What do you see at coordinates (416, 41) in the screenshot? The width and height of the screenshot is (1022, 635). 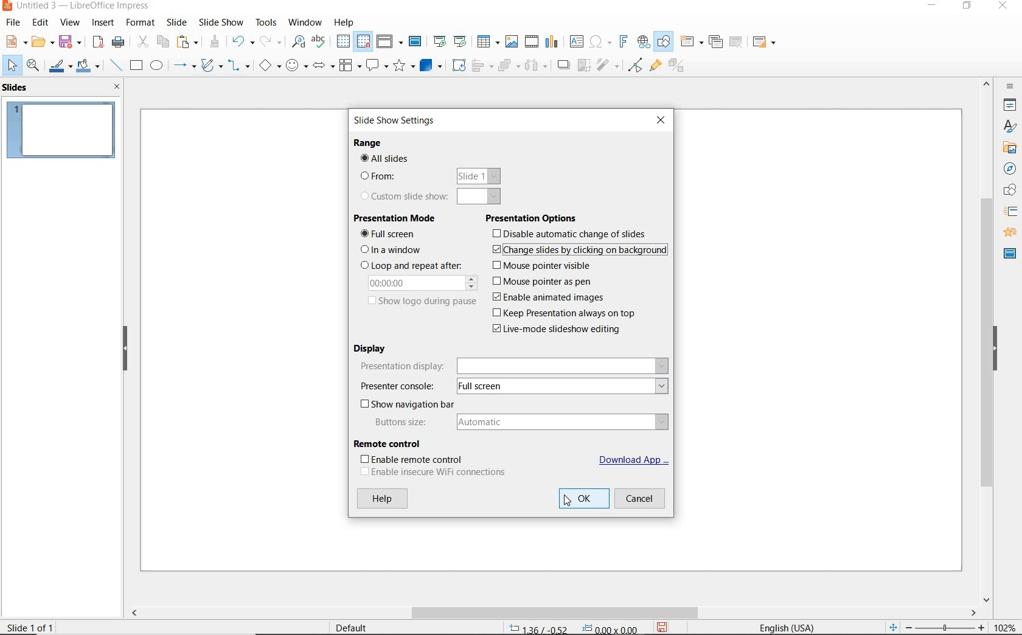 I see `MASTER SLIDE` at bounding box center [416, 41].